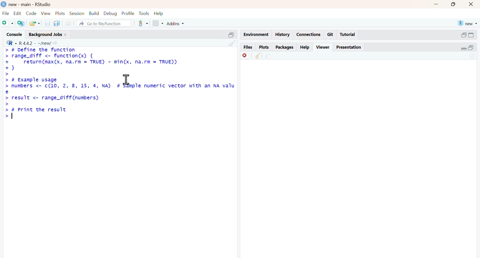 Image resolution: width=480 pixels, height=258 pixels. I want to click on packages, so click(284, 48).